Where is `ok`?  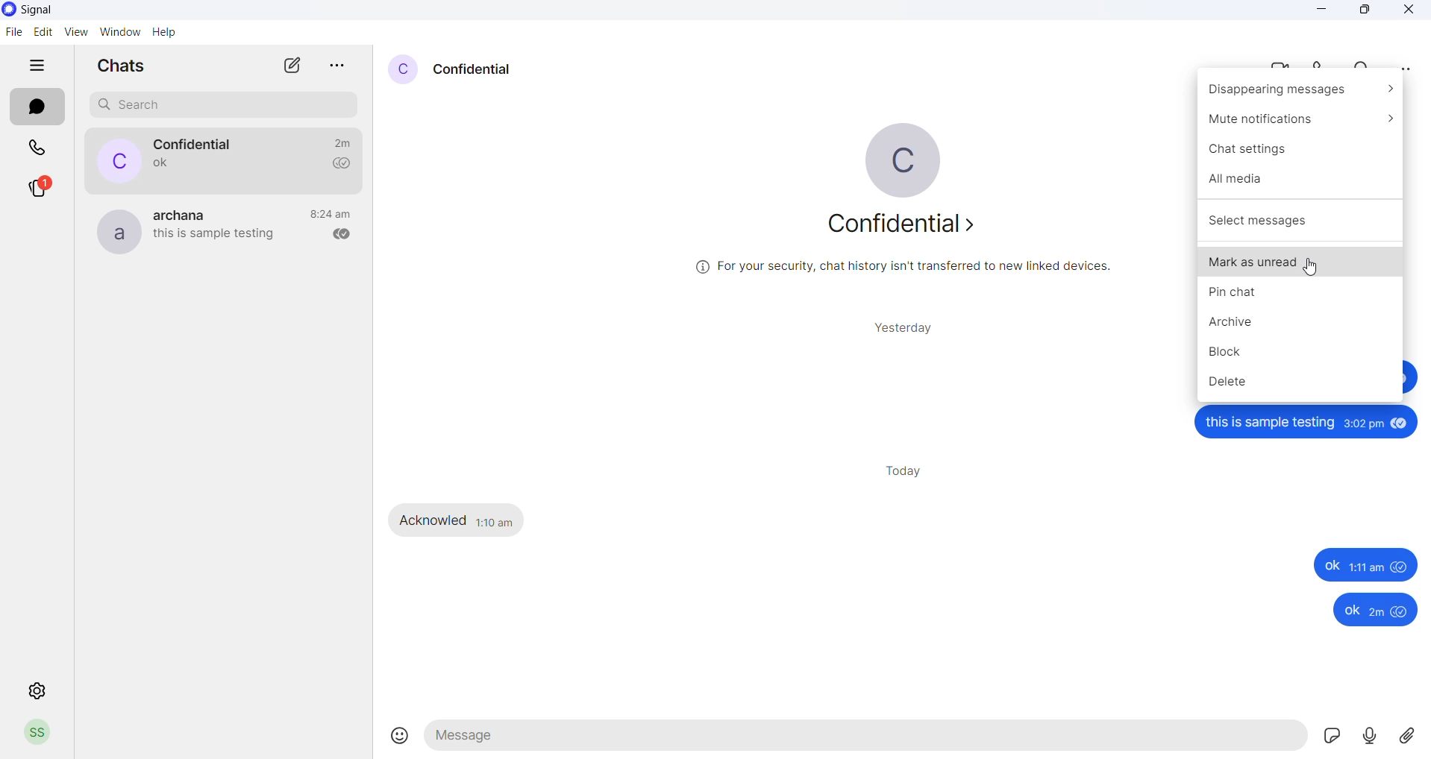 ok is located at coordinates (1359, 611).